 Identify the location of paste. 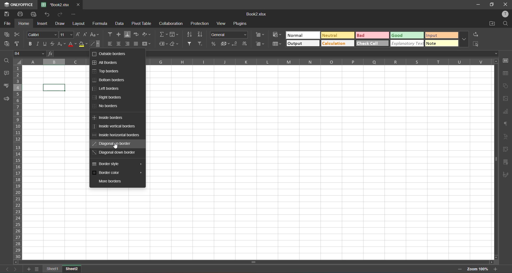
(9, 44).